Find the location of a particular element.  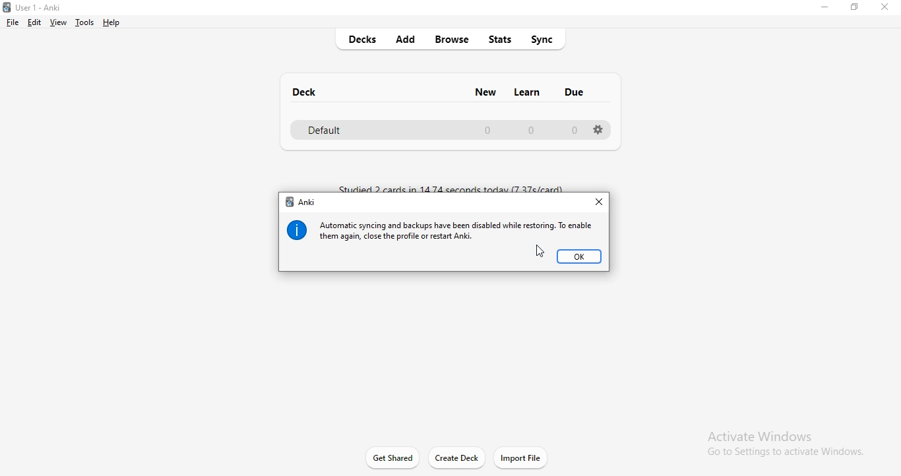

decks is located at coordinates (367, 40).